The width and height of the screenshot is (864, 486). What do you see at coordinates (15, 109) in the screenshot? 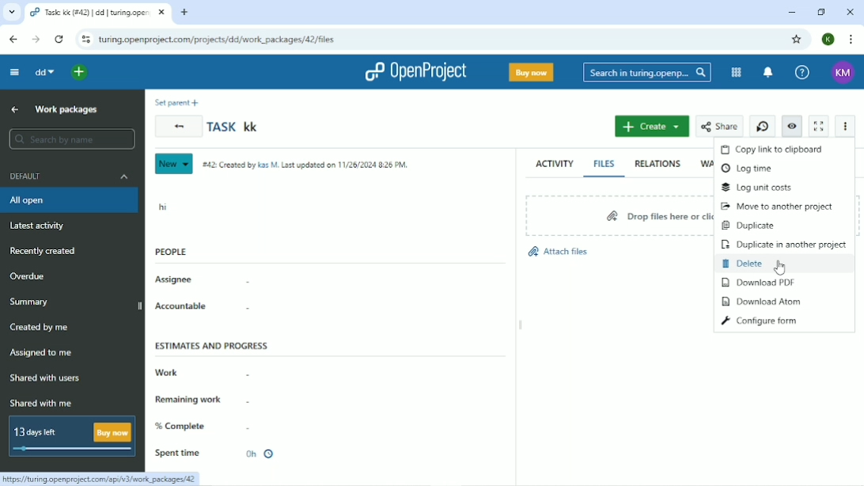
I see `Up` at bounding box center [15, 109].